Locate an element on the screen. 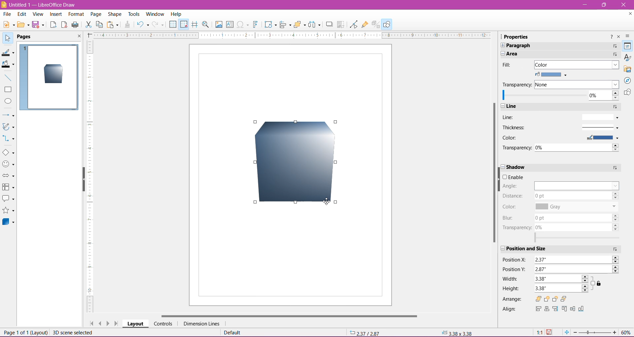  Restore Down is located at coordinates (603, 5).